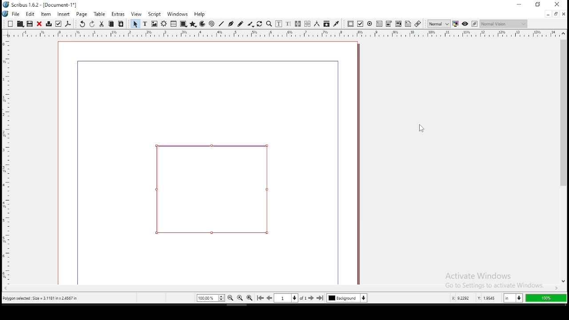 The height and width of the screenshot is (320, 569). What do you see at coordinates (260, 24) in the screenshot?
I see `rotate item` at bounding box center [260, 24].